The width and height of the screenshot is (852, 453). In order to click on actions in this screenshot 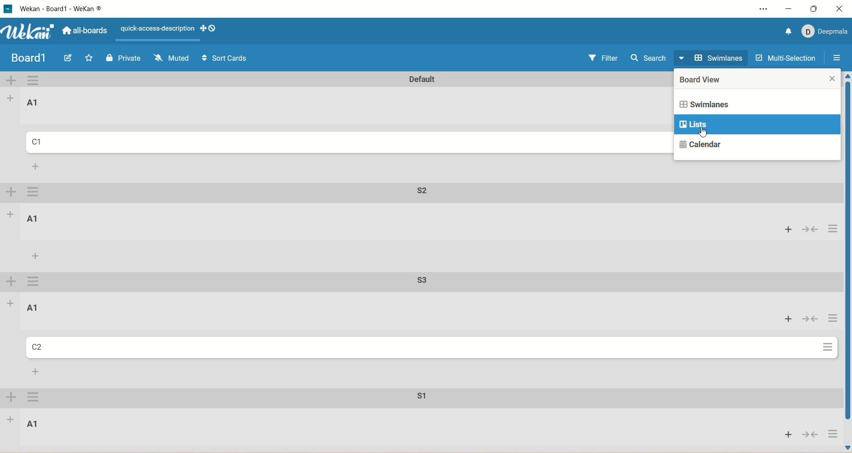, I will do `click(832, 230)`.